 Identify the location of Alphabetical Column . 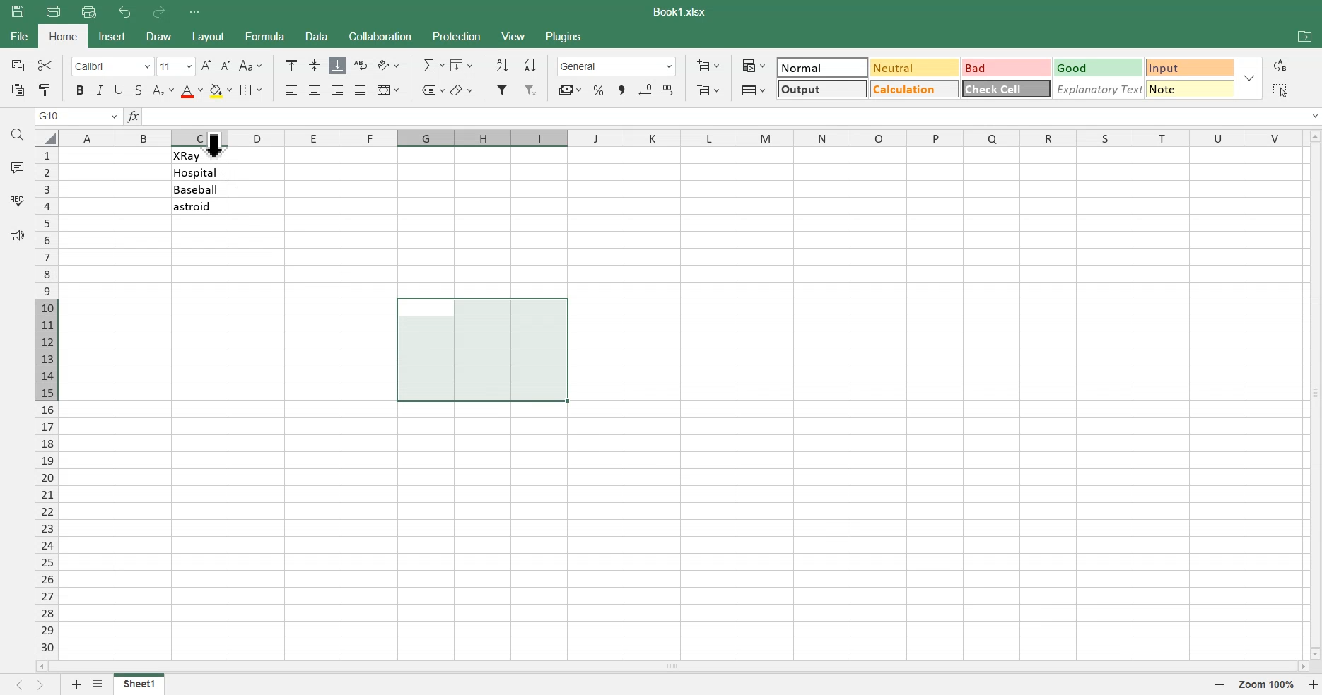
(679, 137).